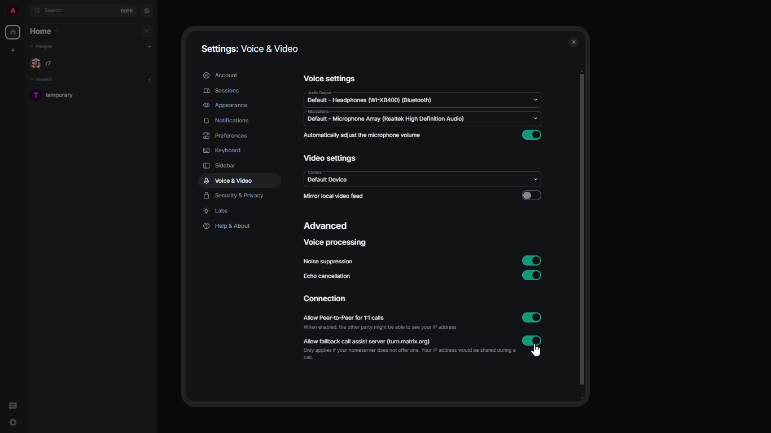 The height and width of the screenshot is (433, 771). What do you see at coordinates (26, 11) in the screenshot?
I see `expand` at bounding box center [26, 11].